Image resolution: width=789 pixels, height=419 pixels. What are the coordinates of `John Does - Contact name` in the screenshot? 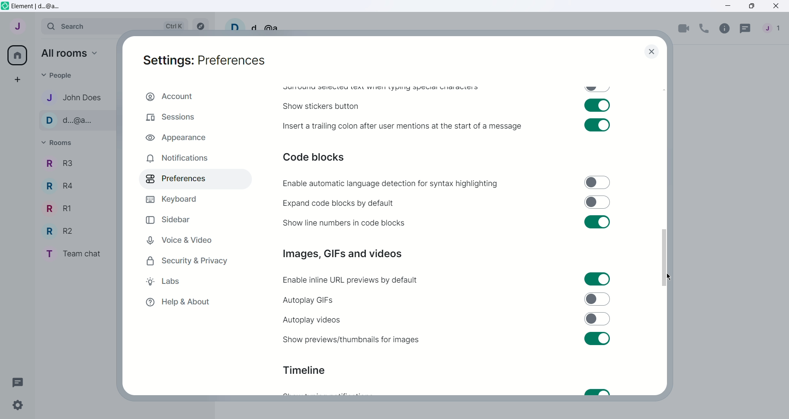 It's located at (78, 98).